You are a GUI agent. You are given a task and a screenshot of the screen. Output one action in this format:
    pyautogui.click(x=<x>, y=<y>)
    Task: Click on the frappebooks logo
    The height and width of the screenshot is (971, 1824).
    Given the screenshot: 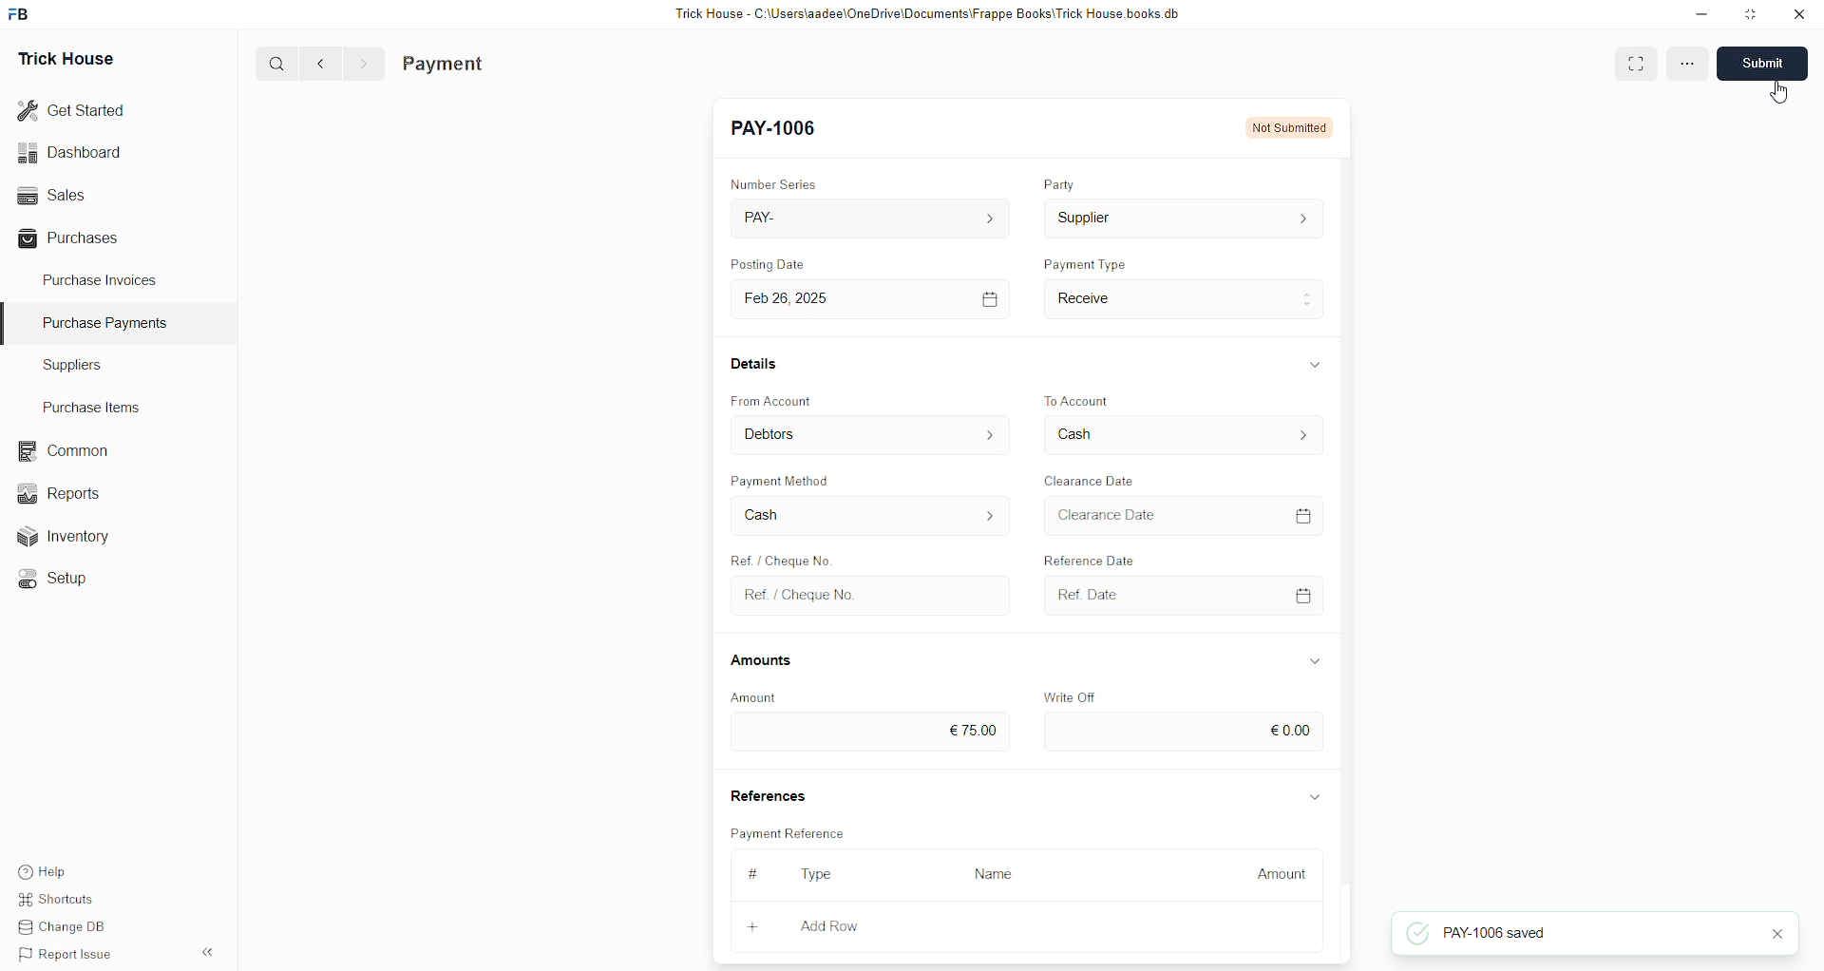 What is the action you would take?
    pyautogui.click(x=21, y=11)
    